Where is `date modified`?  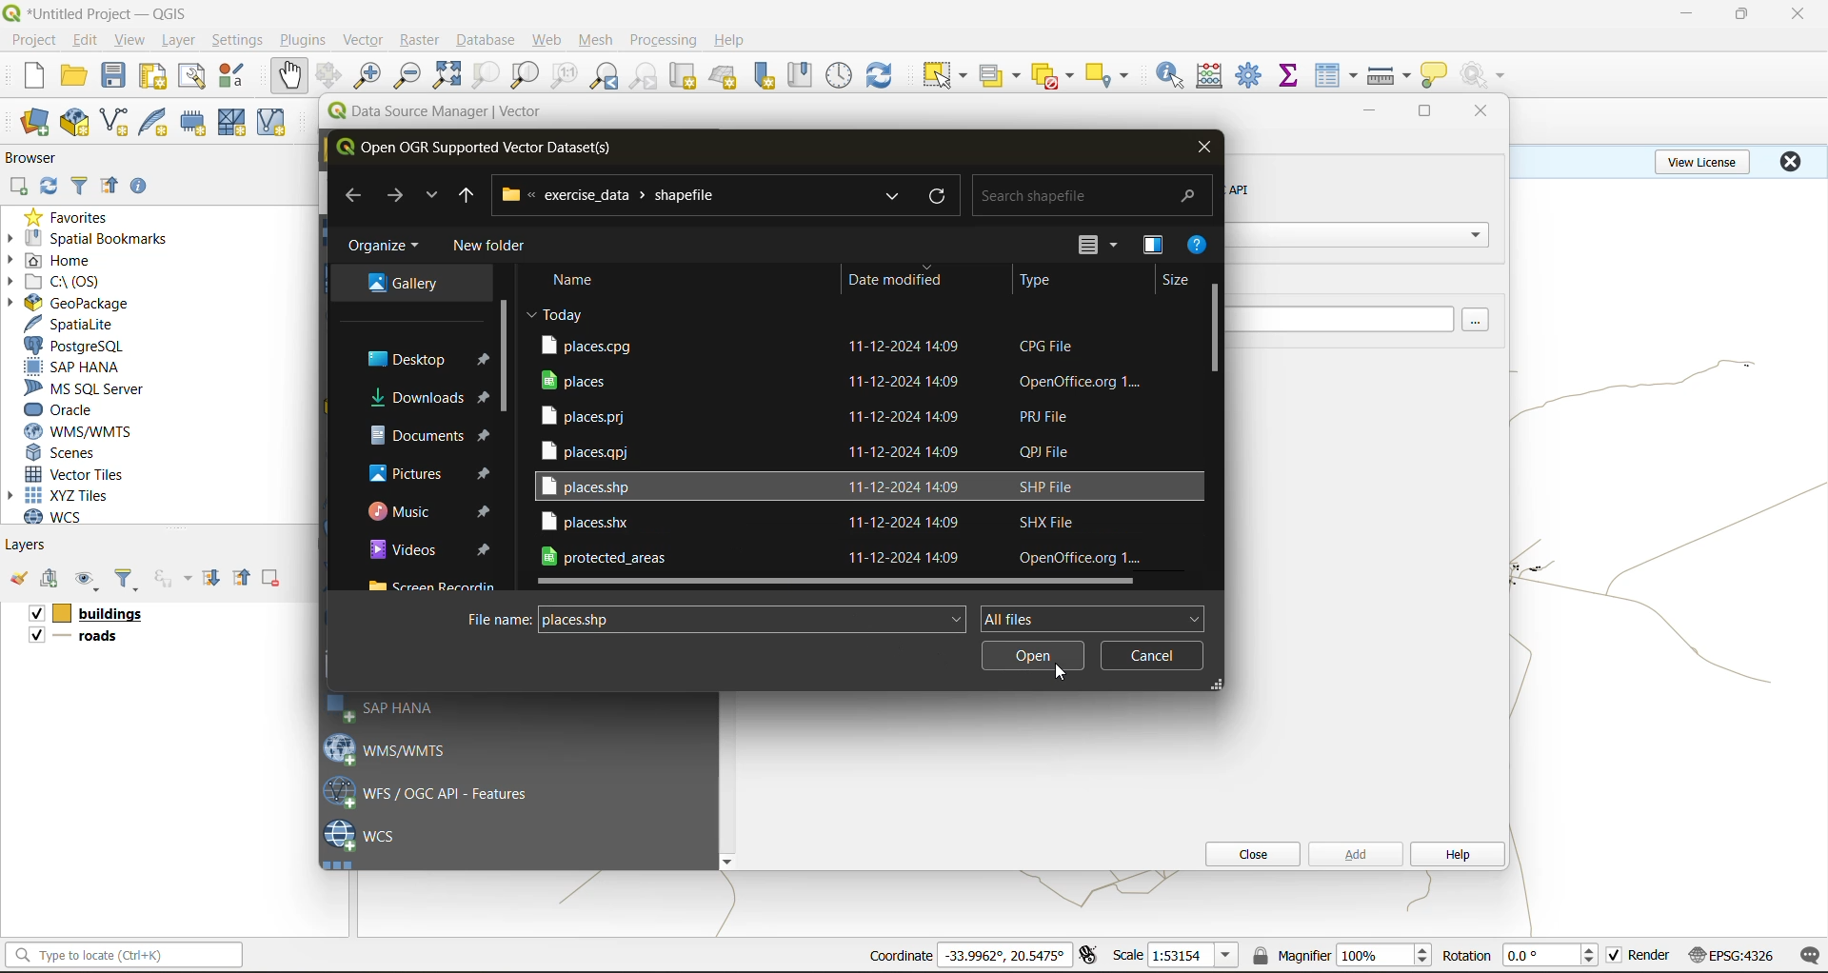 date modified is located at coordinates (895, 279).